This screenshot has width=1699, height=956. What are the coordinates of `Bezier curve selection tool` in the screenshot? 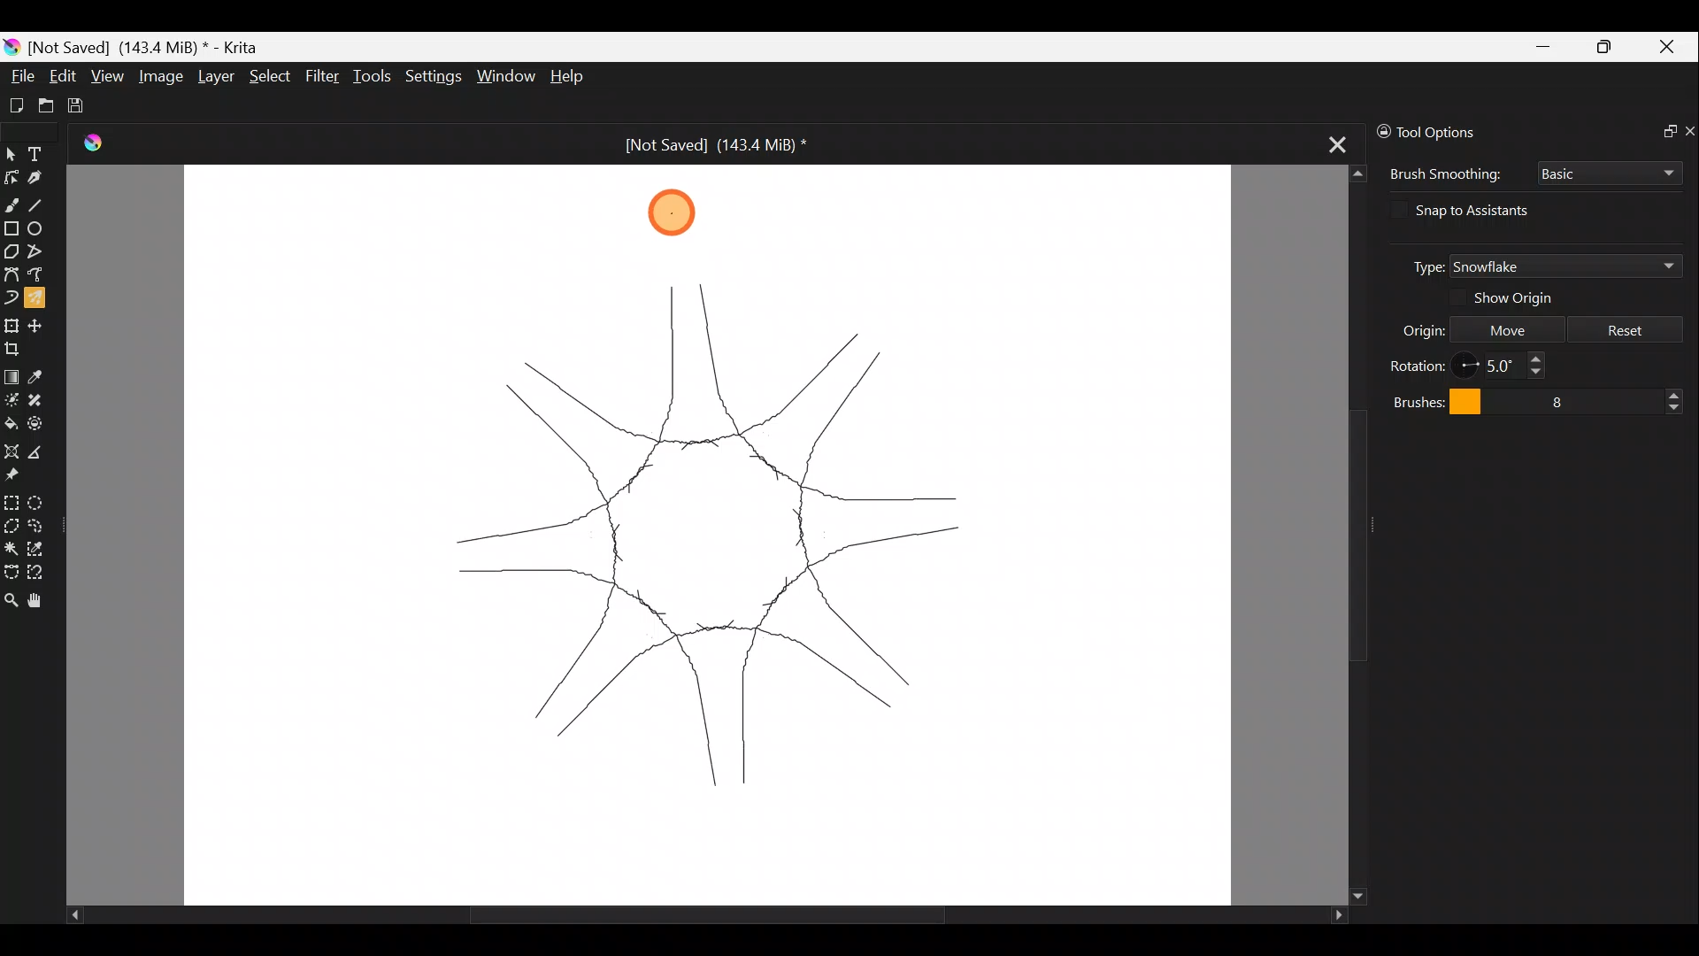 It's located at (11, 572).